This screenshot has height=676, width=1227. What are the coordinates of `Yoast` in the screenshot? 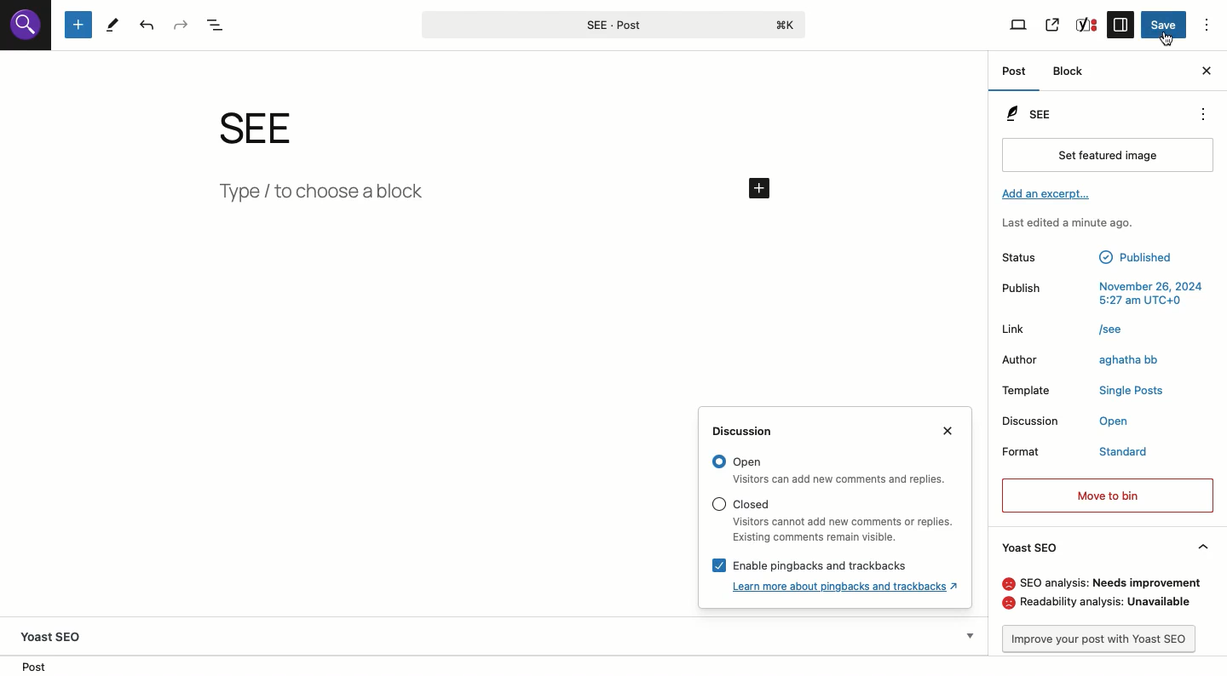 It's located at (1087, 26).